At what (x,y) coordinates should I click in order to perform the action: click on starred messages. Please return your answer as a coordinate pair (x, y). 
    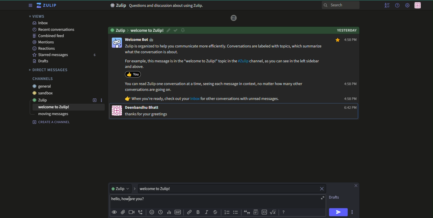
    Looking at the image, I should click on (50, 54).